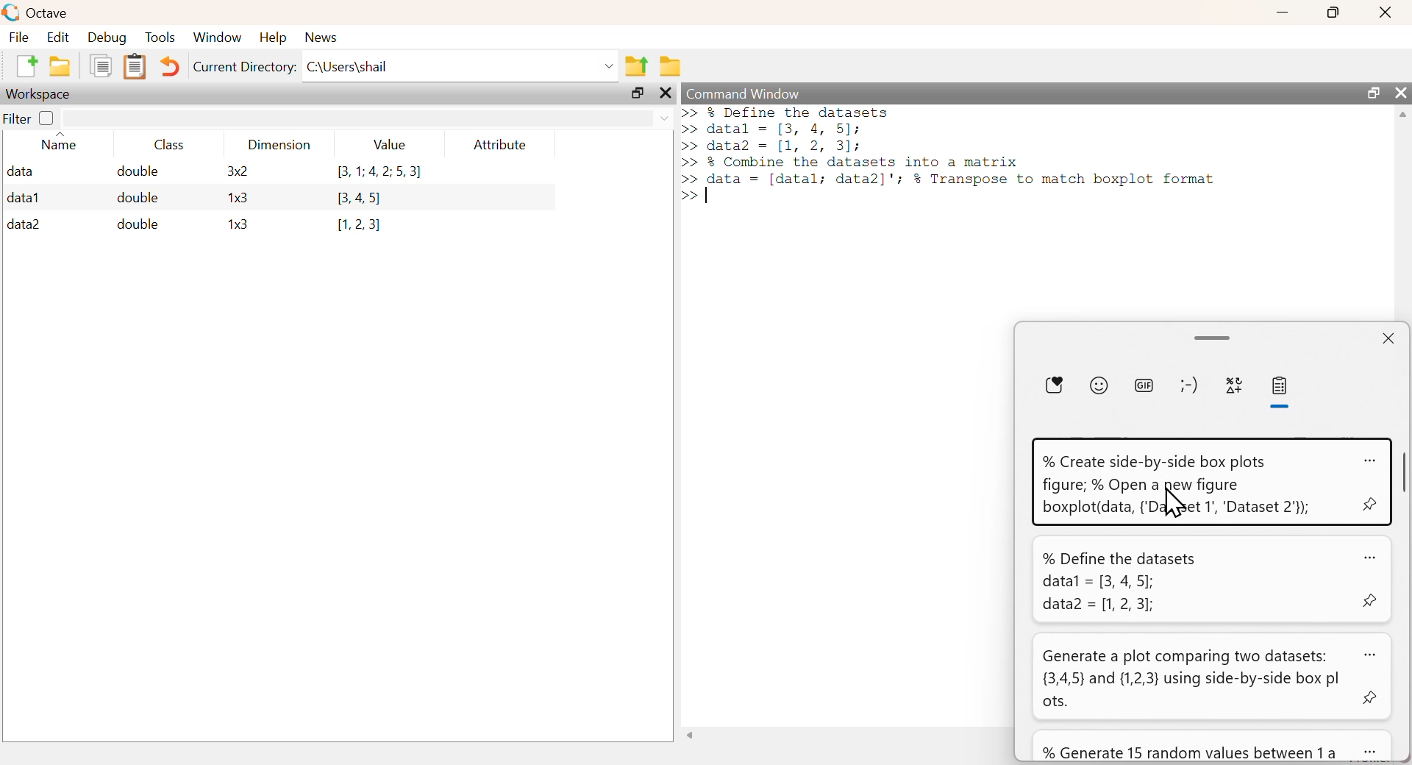 The height and width of the screenshot is (765, 1412). I want to click on Emoticons, so click(1187, 385).